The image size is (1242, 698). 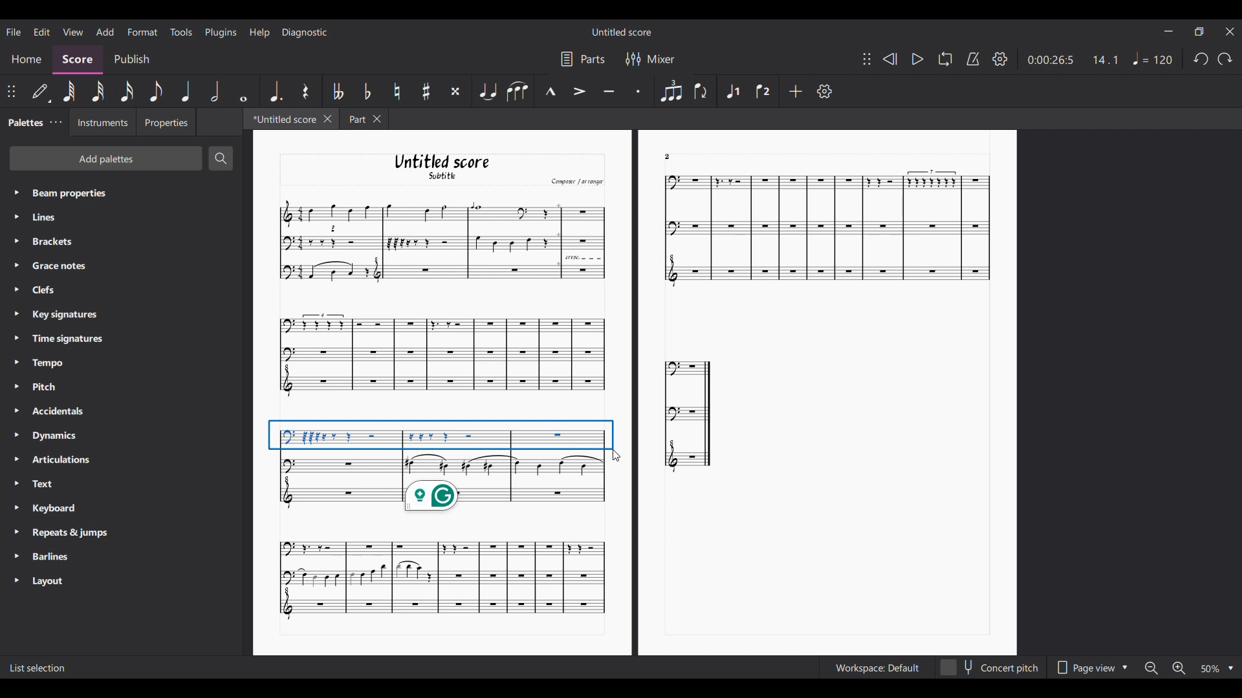 What do you see at coordinates (43, 363) in the screenshot?
I see `> Tempo` at bounding box center [43, 363].